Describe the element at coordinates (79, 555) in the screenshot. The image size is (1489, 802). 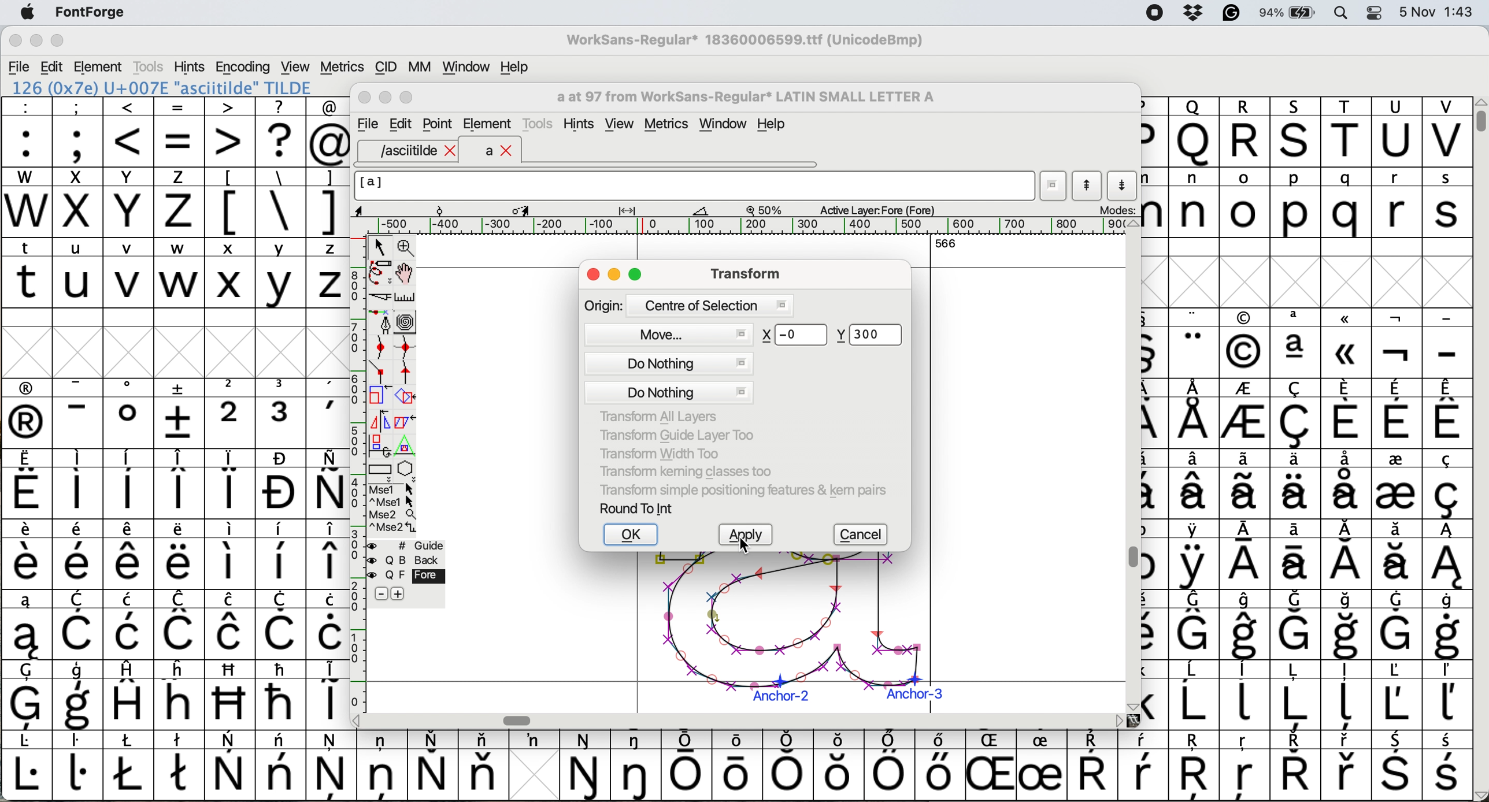
I see `symbol` at that location.